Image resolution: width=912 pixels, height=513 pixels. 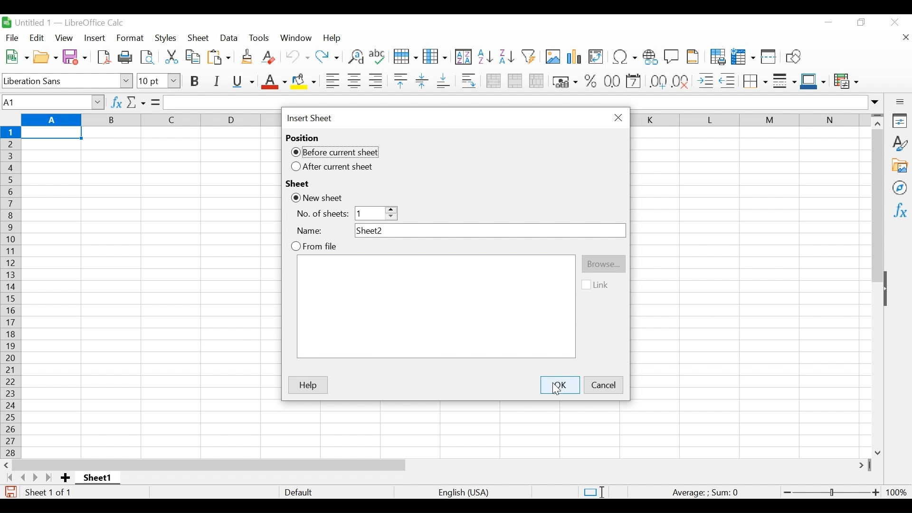 What do you see at coordinates (297, 57) in the screenshot?
I see `Undo` at bounding box center [297, 57].